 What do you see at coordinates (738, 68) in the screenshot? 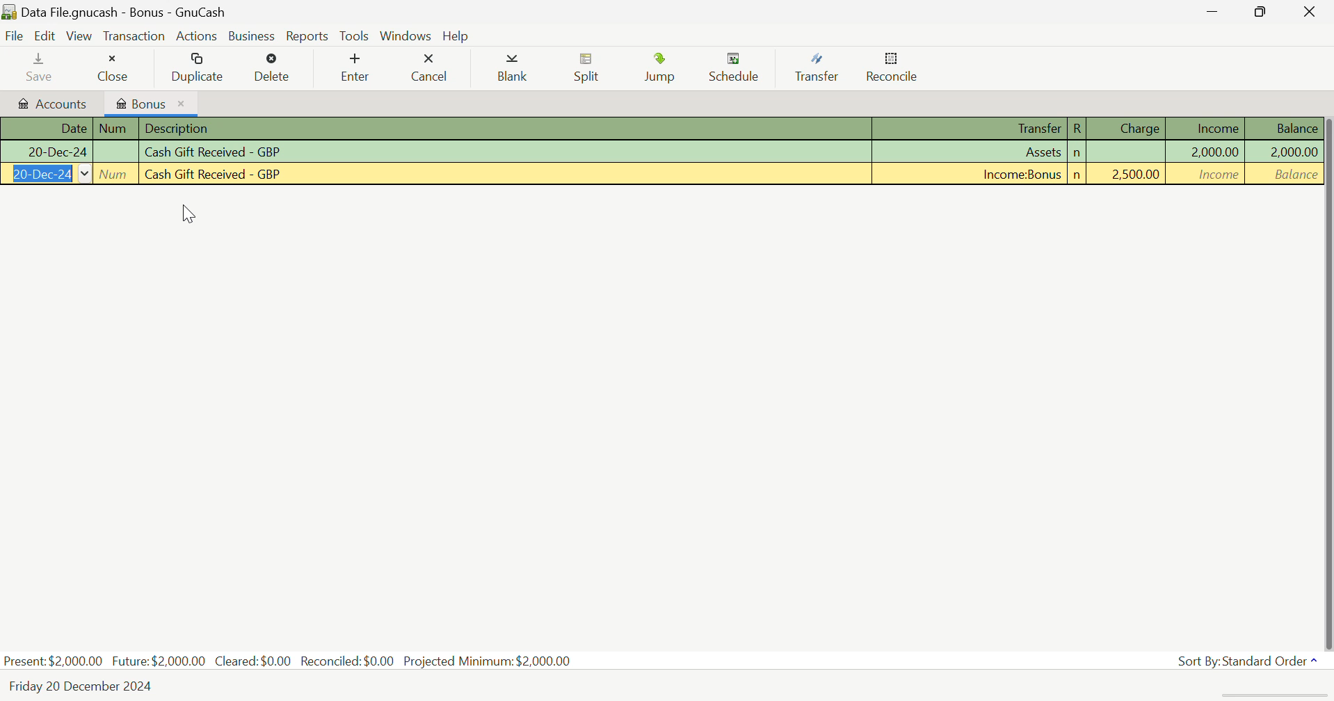
I see `Schedule` at bounding box center [738, 68].